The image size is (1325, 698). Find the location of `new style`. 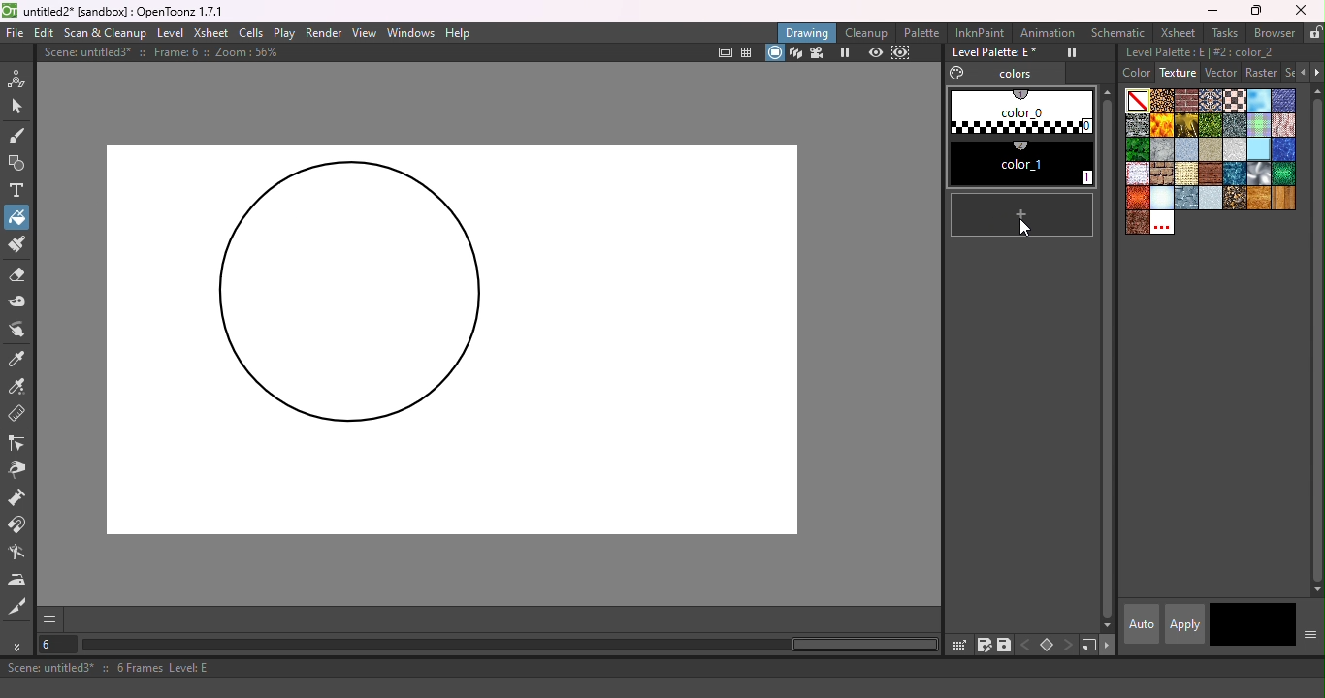

new style is located at coordinates (1023, 216).